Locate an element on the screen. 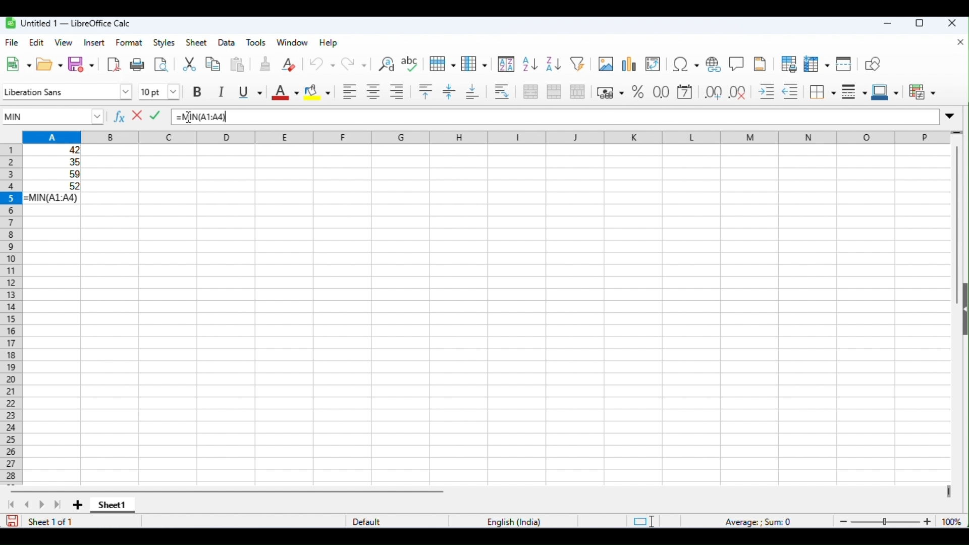 The height and width of the screenshot is (545, 969). formula is located at coordinates (760, 520).